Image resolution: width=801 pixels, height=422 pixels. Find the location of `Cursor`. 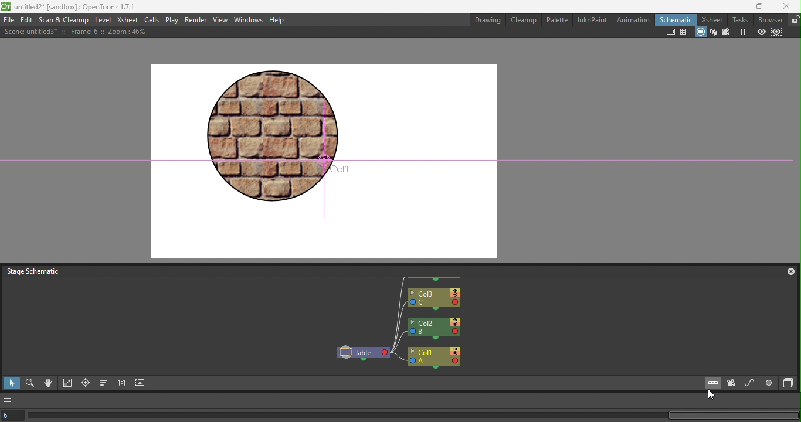

Cursor is located at coordinates (709, 395).